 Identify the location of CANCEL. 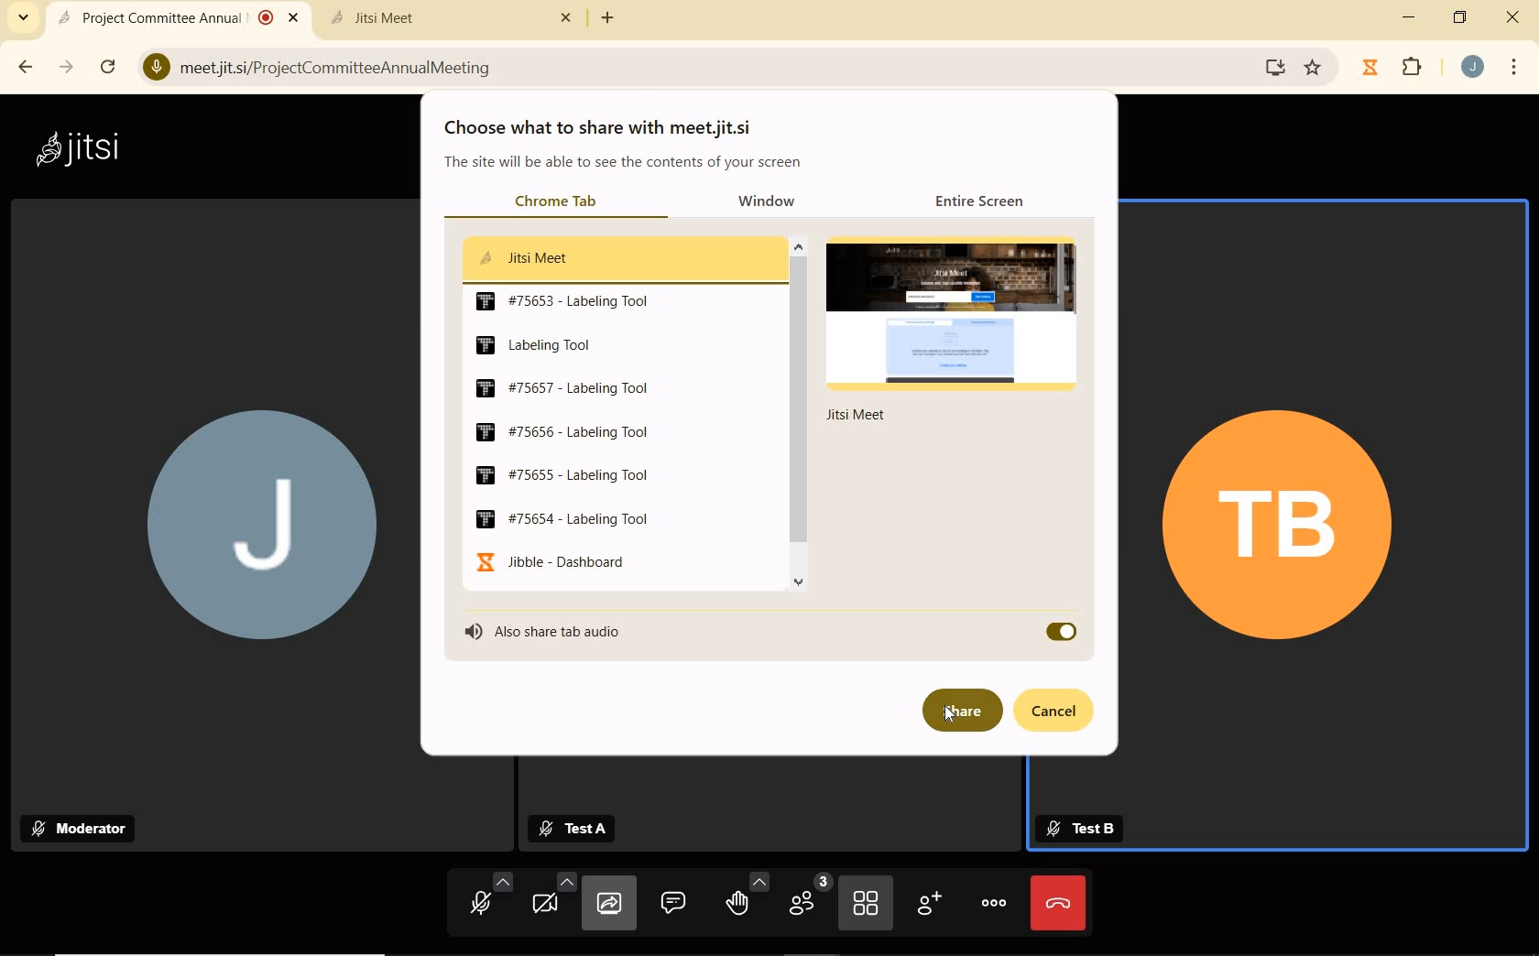
(1062, 712).